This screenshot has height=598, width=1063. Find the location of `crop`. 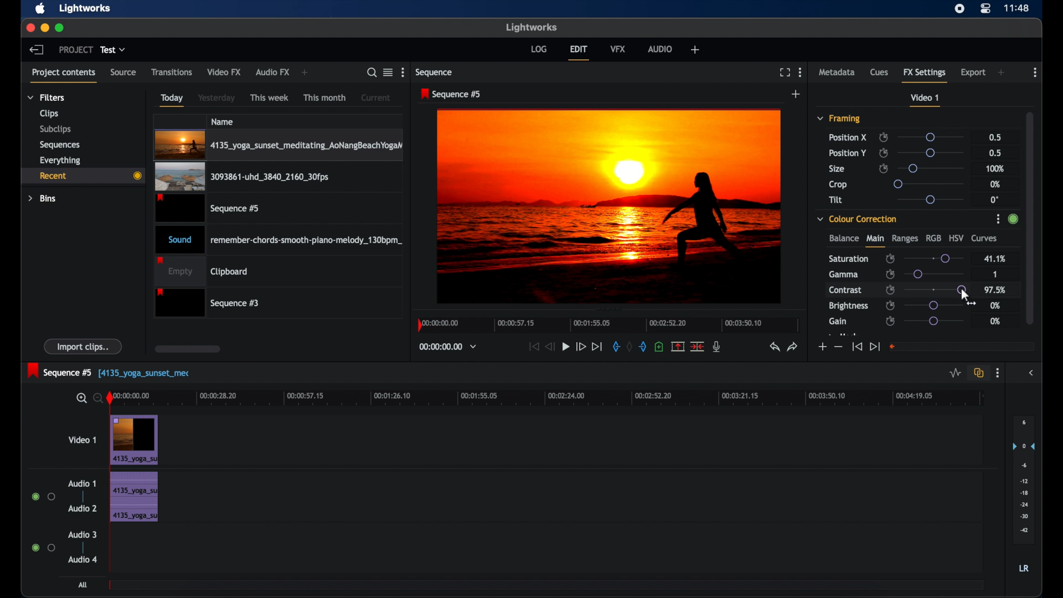

crop is located at coordinates (838, 184).